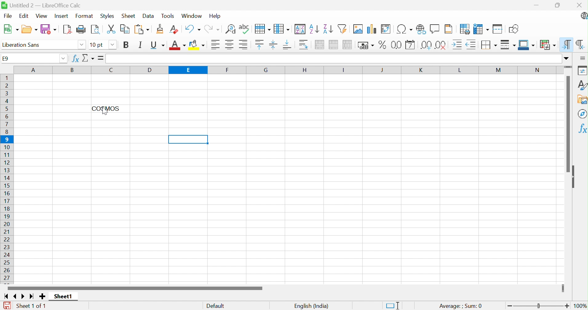 The width and height of the screenshot is (588, 310). I want to click on Increase indent, so click(458, 45).